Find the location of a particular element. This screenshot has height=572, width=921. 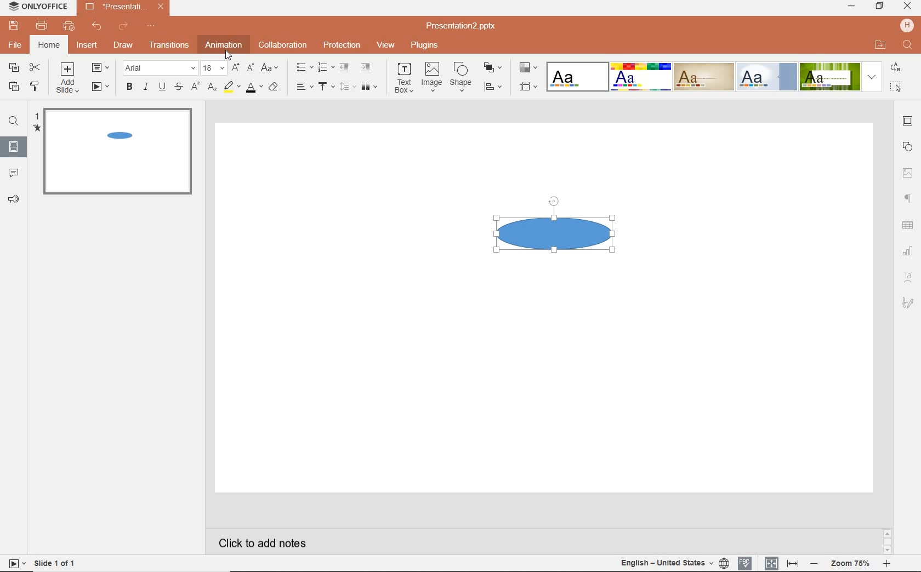

spell checking is located at coordinates (746, 564).